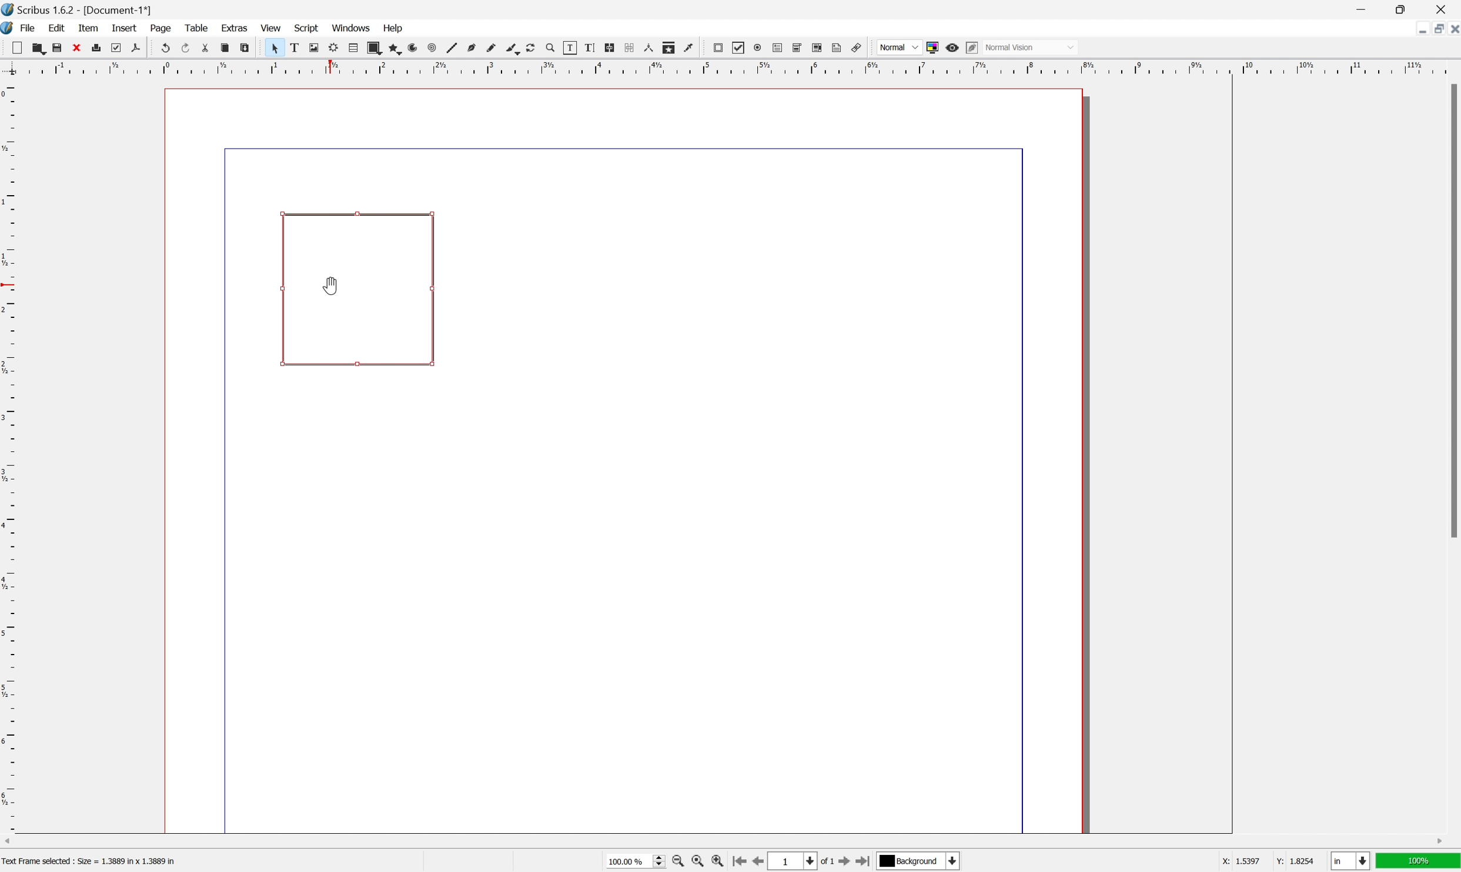 The image size is (1461, 872). Describe the element at coordinates (569, 47) in the screenshot. I see `edit contents of frame` at that location.